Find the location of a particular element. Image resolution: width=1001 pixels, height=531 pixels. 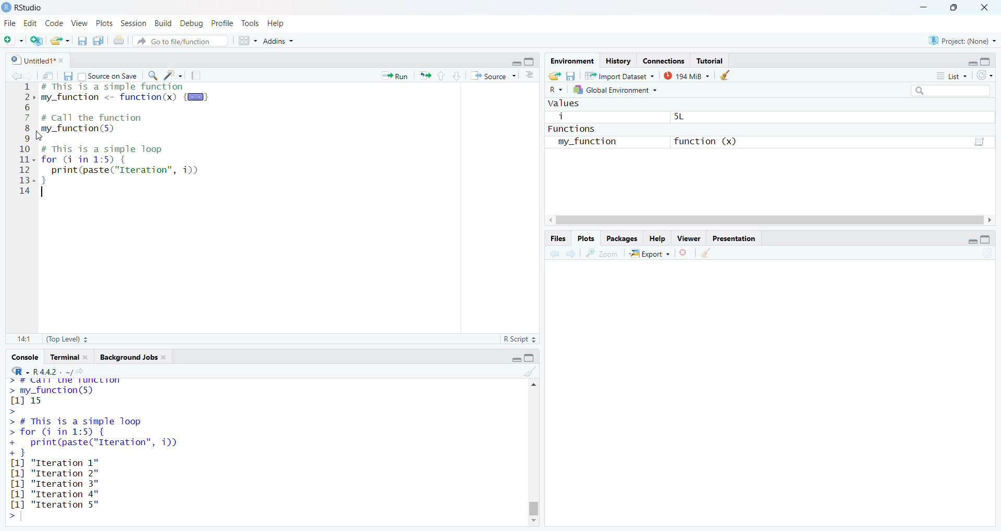

my_function is located at coordinates (590, 142).